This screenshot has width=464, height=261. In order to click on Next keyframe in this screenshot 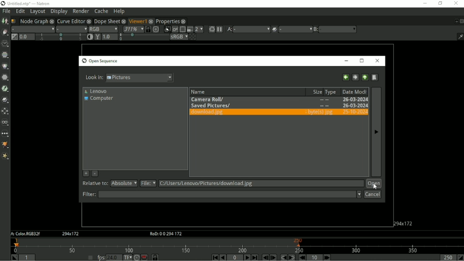, I will do `click(292, 257)`.